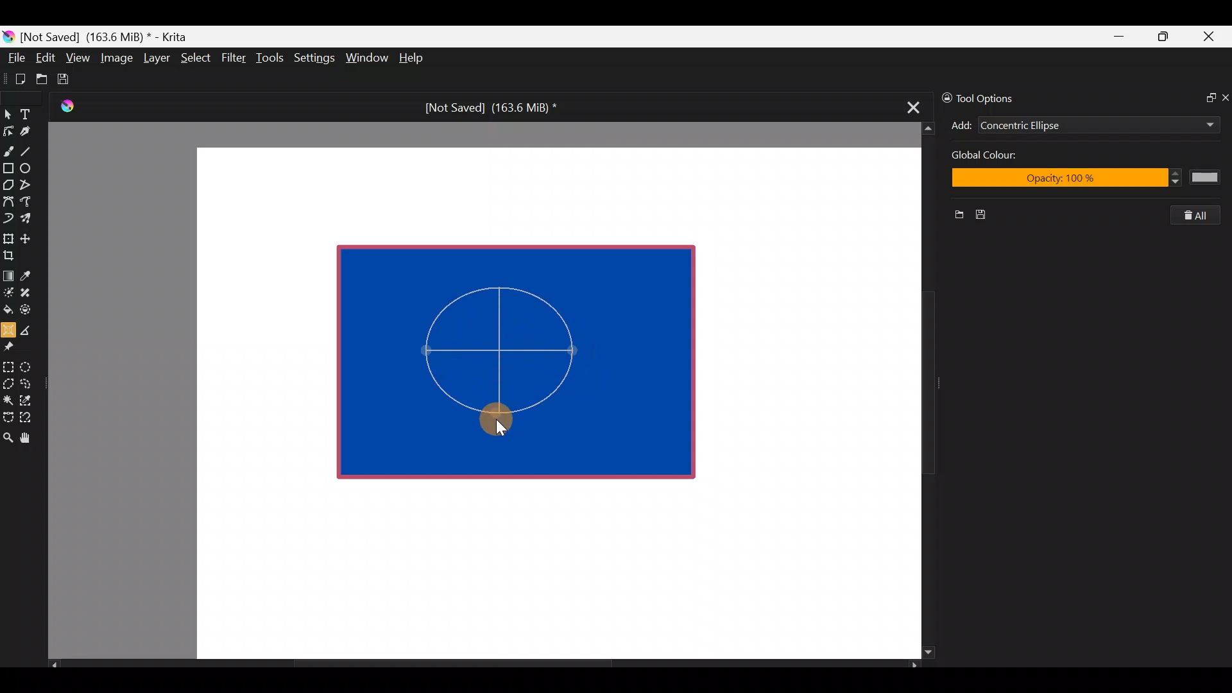 The height and width of the screenshot is (693, 1232). Describe the element at coordinates (30, 418) in the screenshot. I see `Magnetic curve selection tool` at that location.